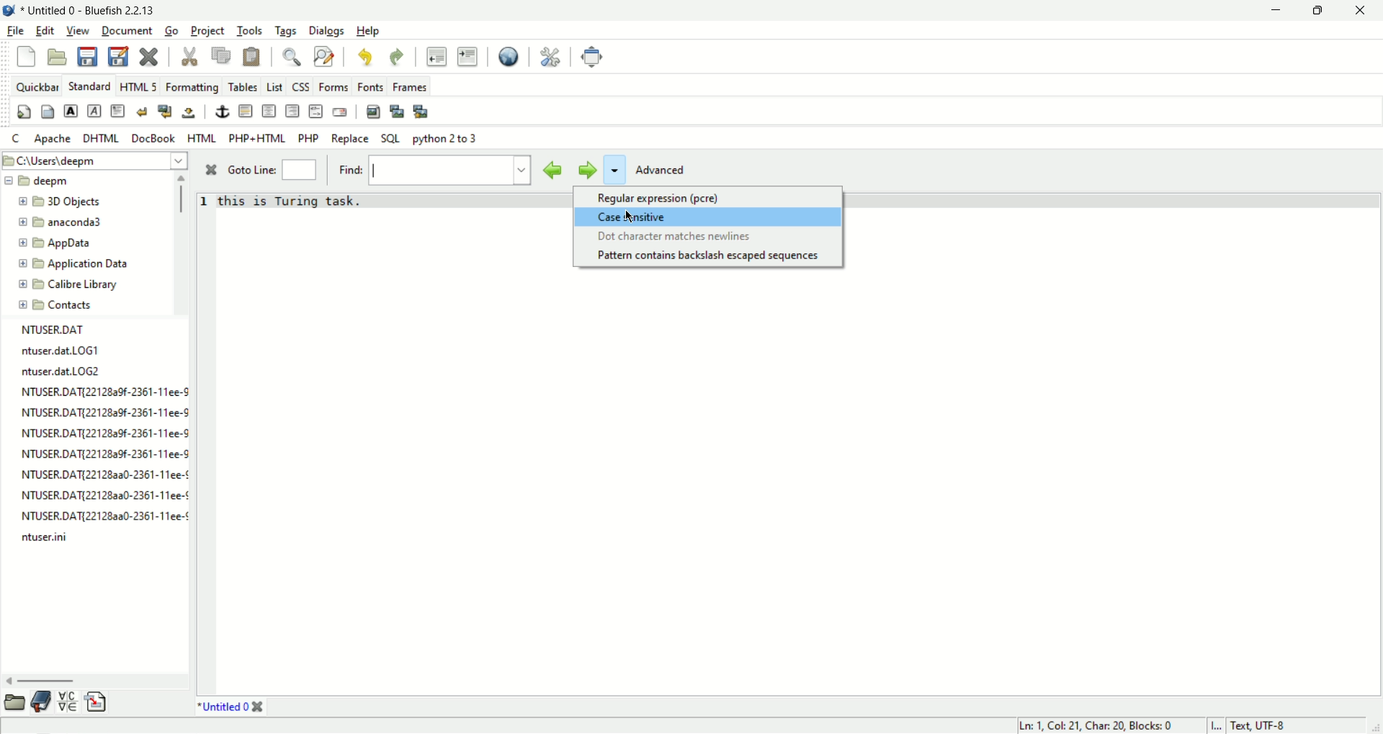 The width and height of the screenshot is (1383, 734). Describe the element at coordinates (254, 171) in the screenshot. I see `Goto Line:` at that location.